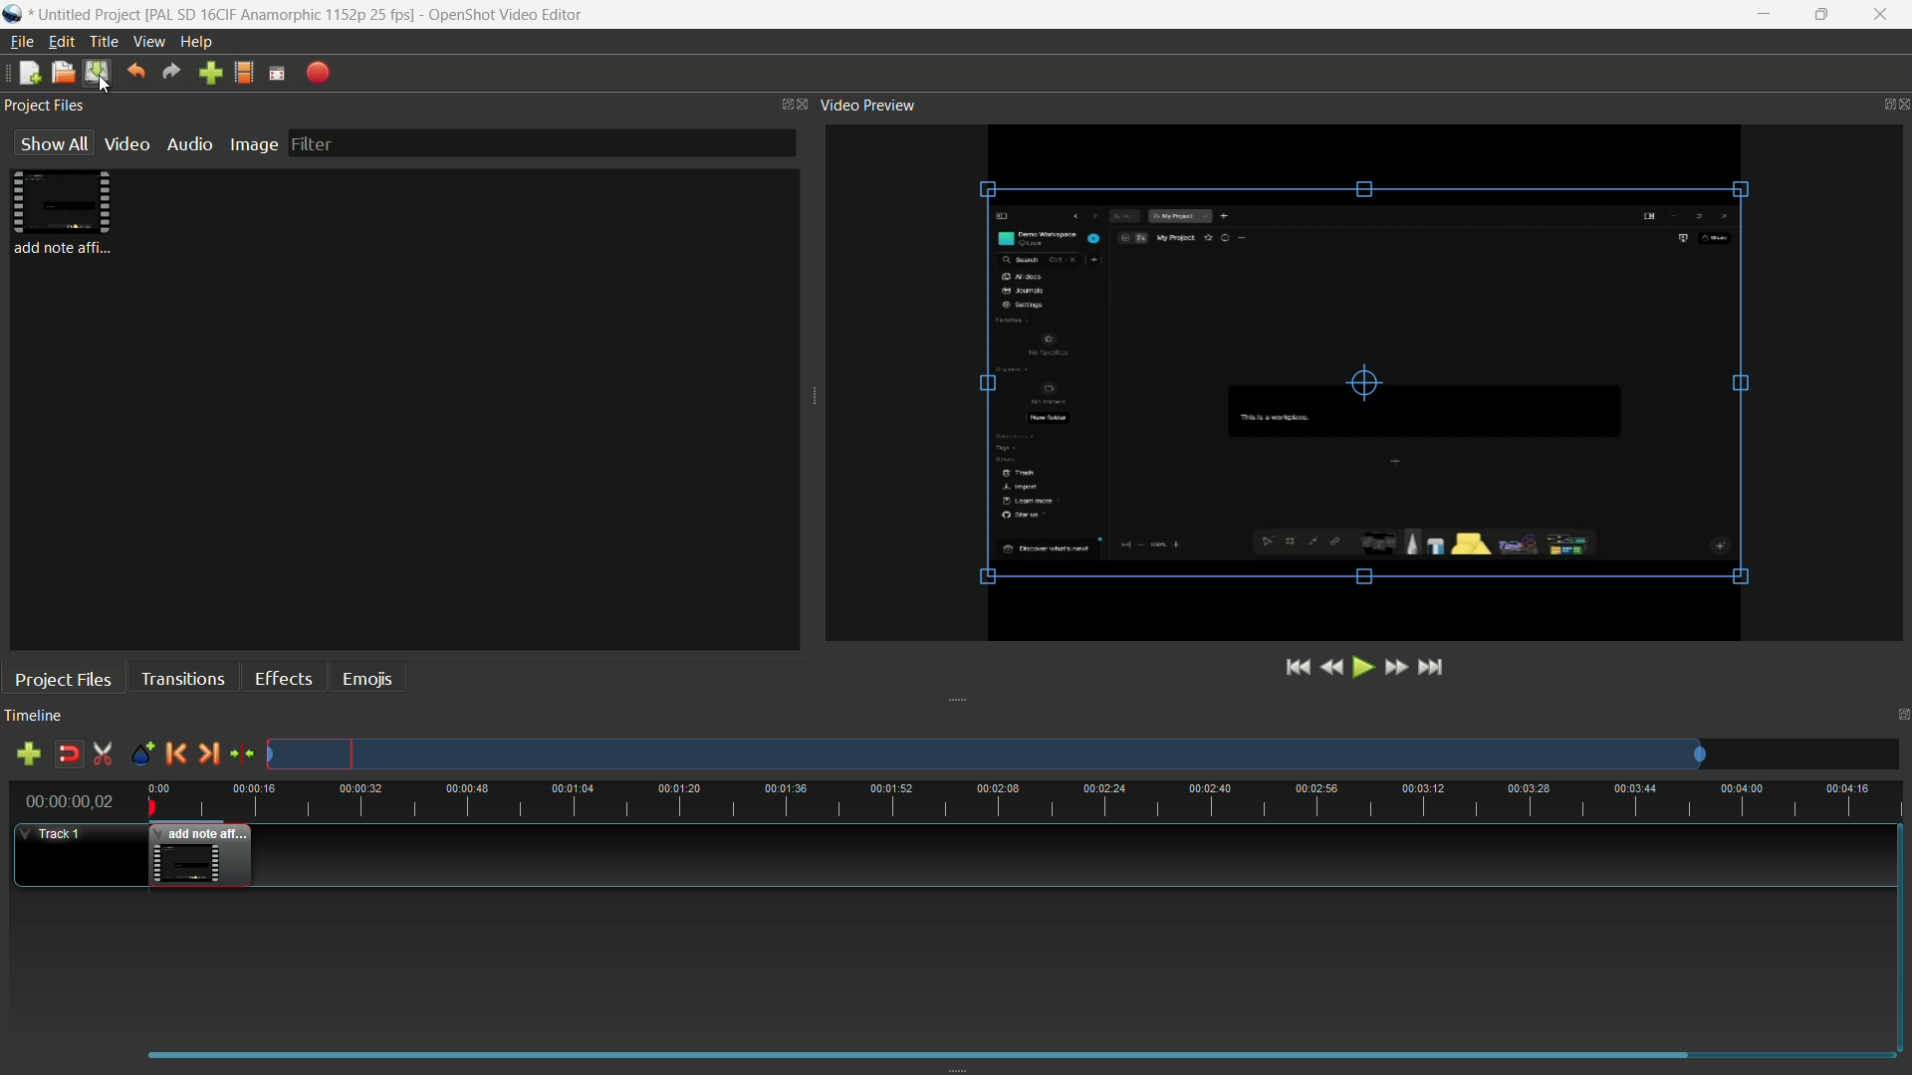  Describe the element at coordinates (276, 74) in the screenshot. I see `full screen` at that location.